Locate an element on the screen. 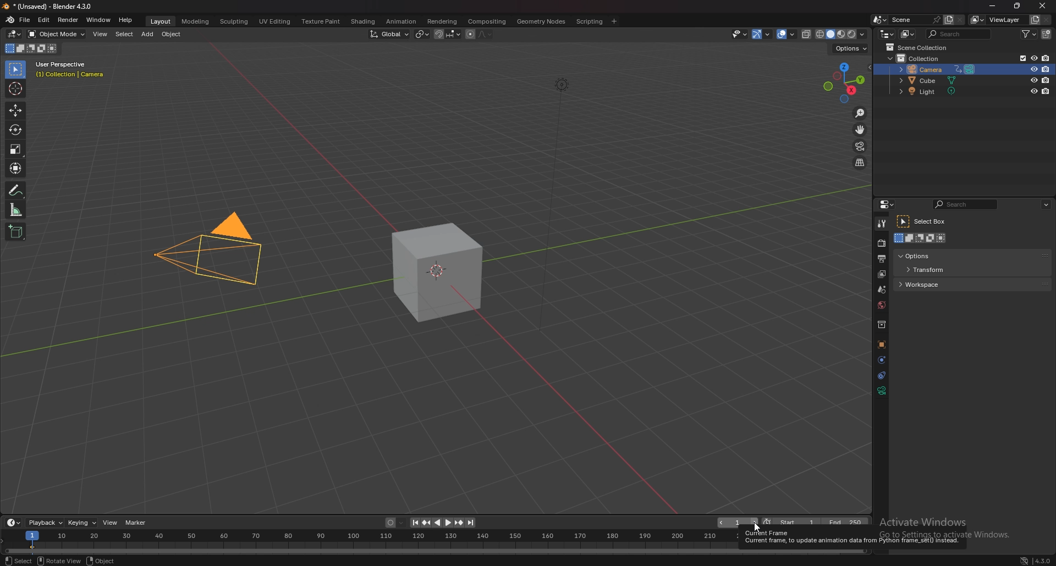 This screenshot has height=566, width=1056. selectibility and visibility is located at coordinates (739, 34).